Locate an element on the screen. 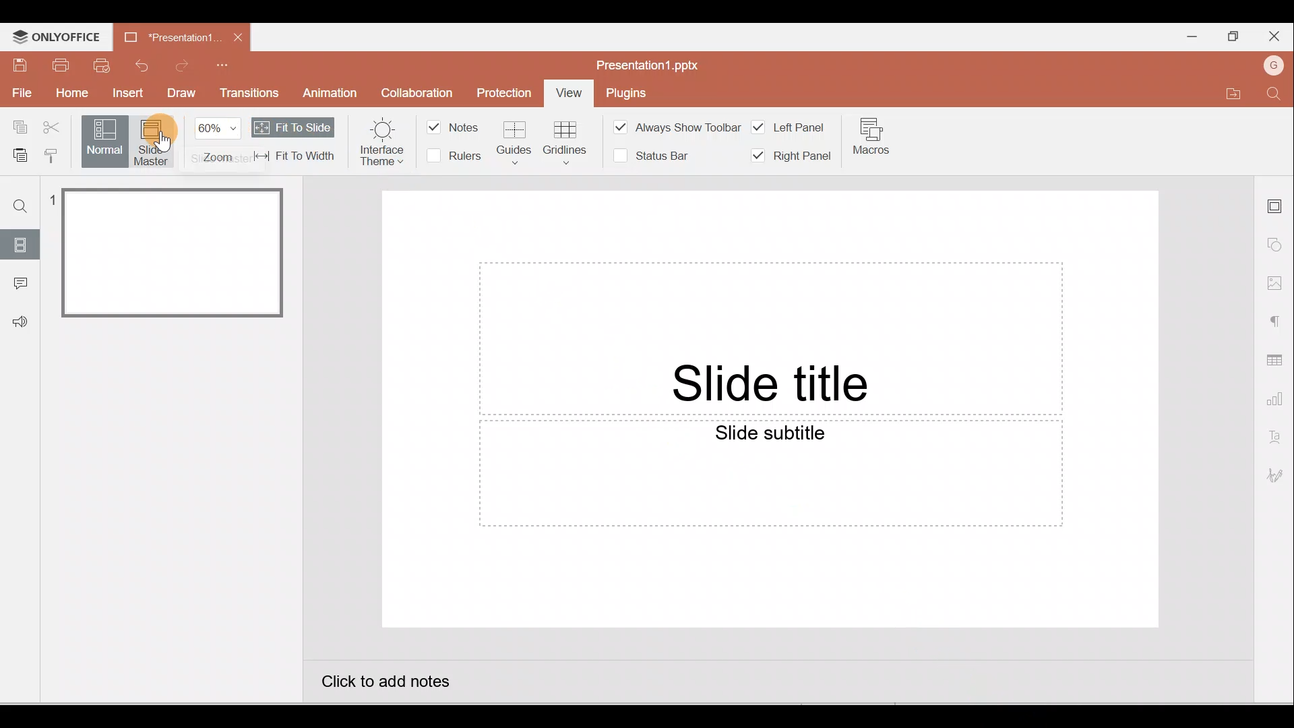  Fit to width is located at coordinates (292, 155).